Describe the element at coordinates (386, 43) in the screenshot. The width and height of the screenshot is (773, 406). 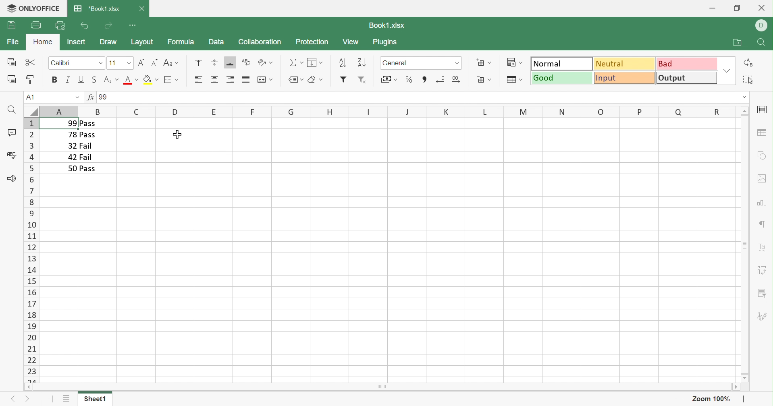
I see `Plugins` at that location.